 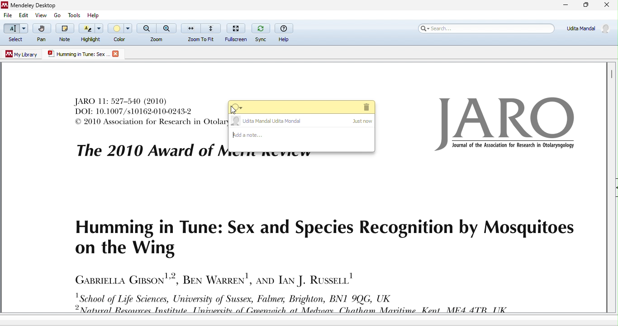 I want to click on journal text, so click(x=338, y=263).